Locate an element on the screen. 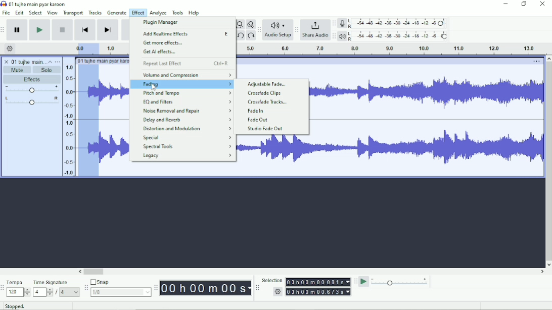 Image resolution: width=552 pixels, height=310 pixels. Audacity snapping toolbar is located at coordinates (85, 287).